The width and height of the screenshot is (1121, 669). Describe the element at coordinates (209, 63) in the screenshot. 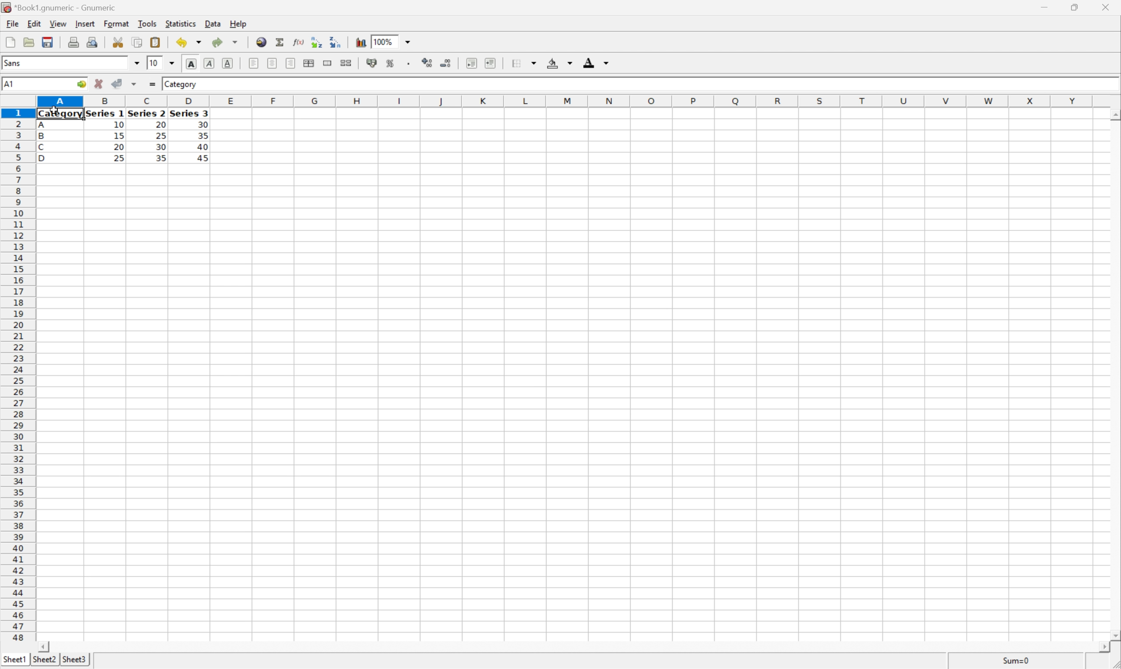

I see `Italic` at that location.